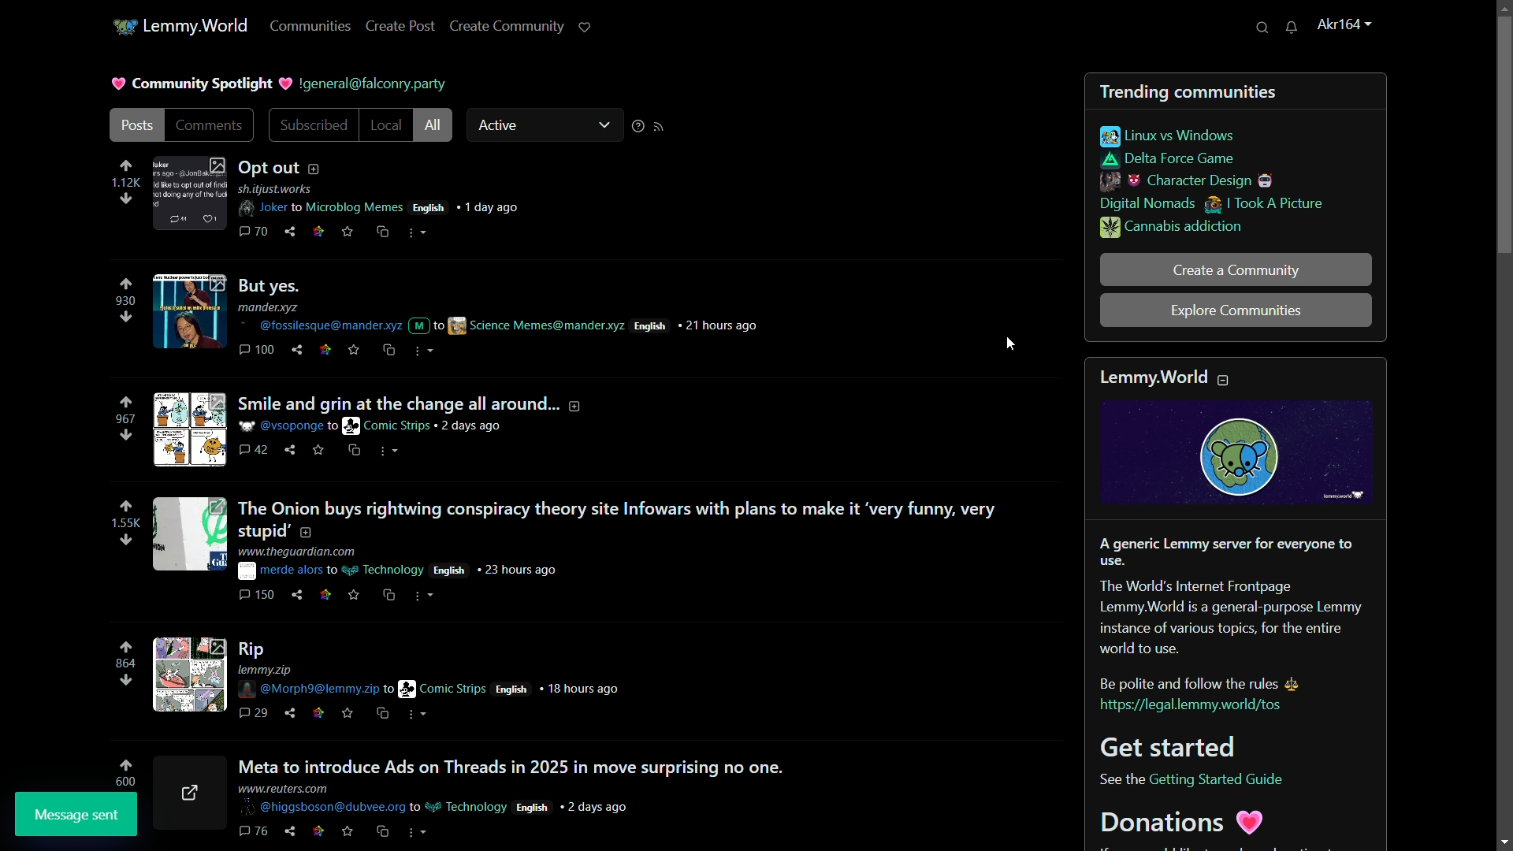  Describe the element at coordinates (189, 194) in the screenshot. I see `image` at that location.